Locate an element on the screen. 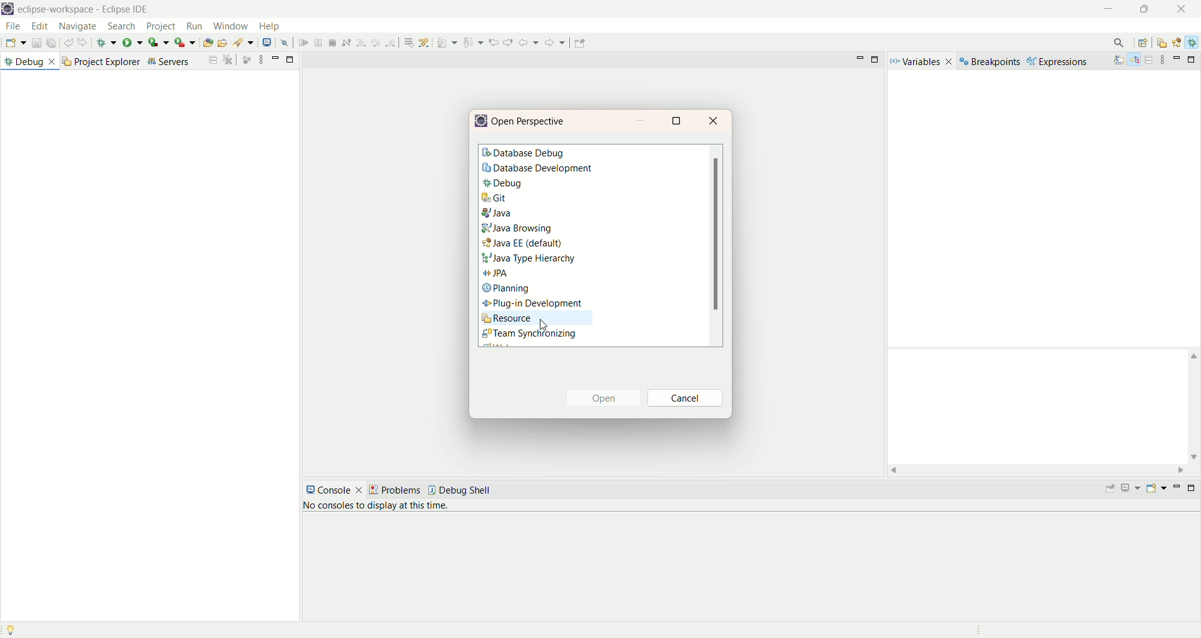 The width and height of the screenshot is (1201, 638). minimize is located at coordinates (276, 58).